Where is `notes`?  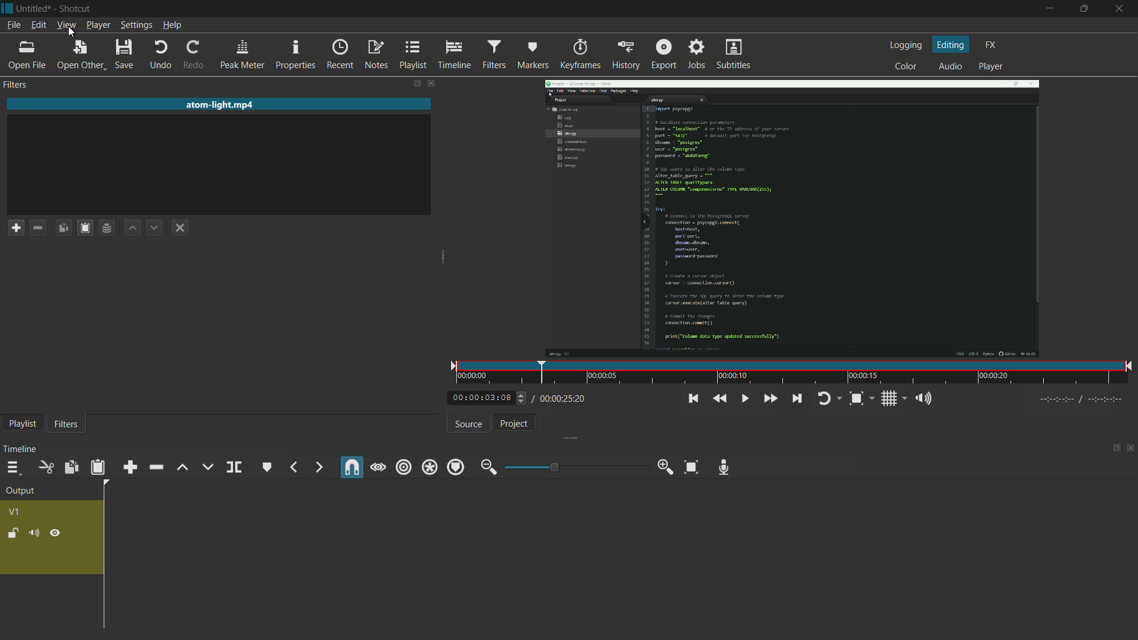
notes is located at coordinates (375, 54).